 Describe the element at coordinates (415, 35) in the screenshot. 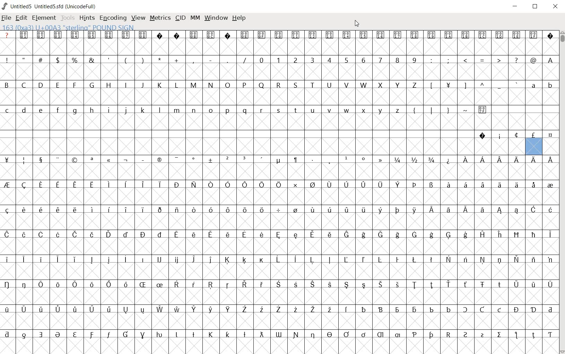

I see `Symbol` at that location.